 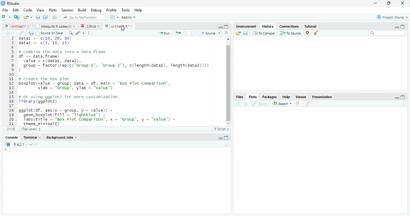 What do you see at coordinates (60, 137) in the screenshot?
I see `Background Jobs` at bounding box center [60, 137].